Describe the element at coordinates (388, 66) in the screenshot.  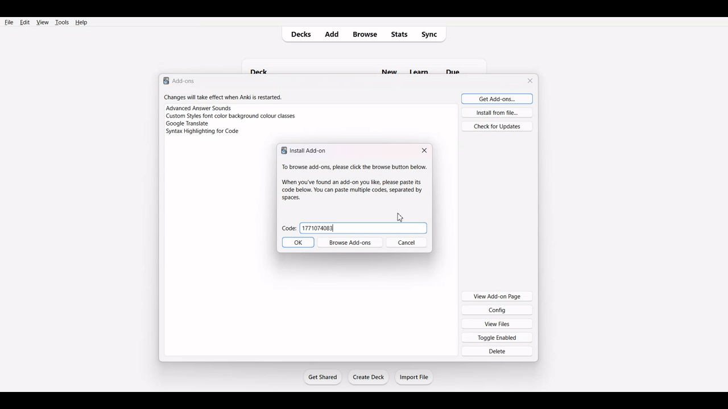
I see `new` at that location.